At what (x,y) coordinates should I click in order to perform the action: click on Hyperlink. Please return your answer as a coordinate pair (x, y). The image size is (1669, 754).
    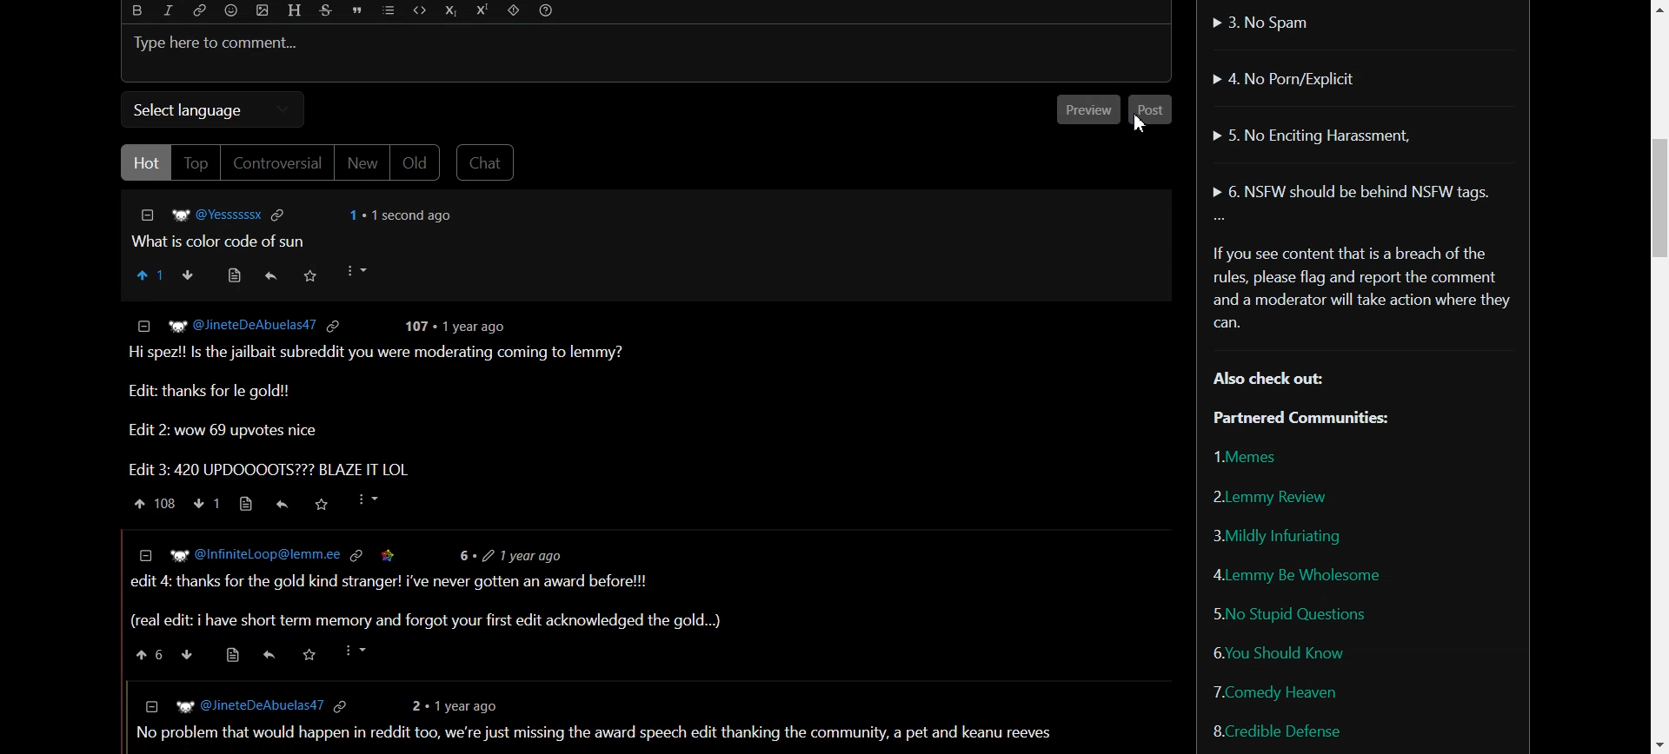
    Looking at the image, I should click on (201, 10).